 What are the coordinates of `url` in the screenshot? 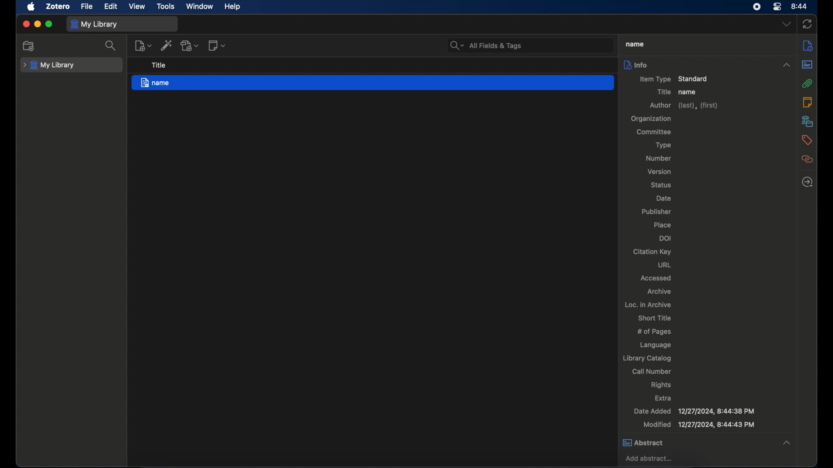 It's located at (664, 265).